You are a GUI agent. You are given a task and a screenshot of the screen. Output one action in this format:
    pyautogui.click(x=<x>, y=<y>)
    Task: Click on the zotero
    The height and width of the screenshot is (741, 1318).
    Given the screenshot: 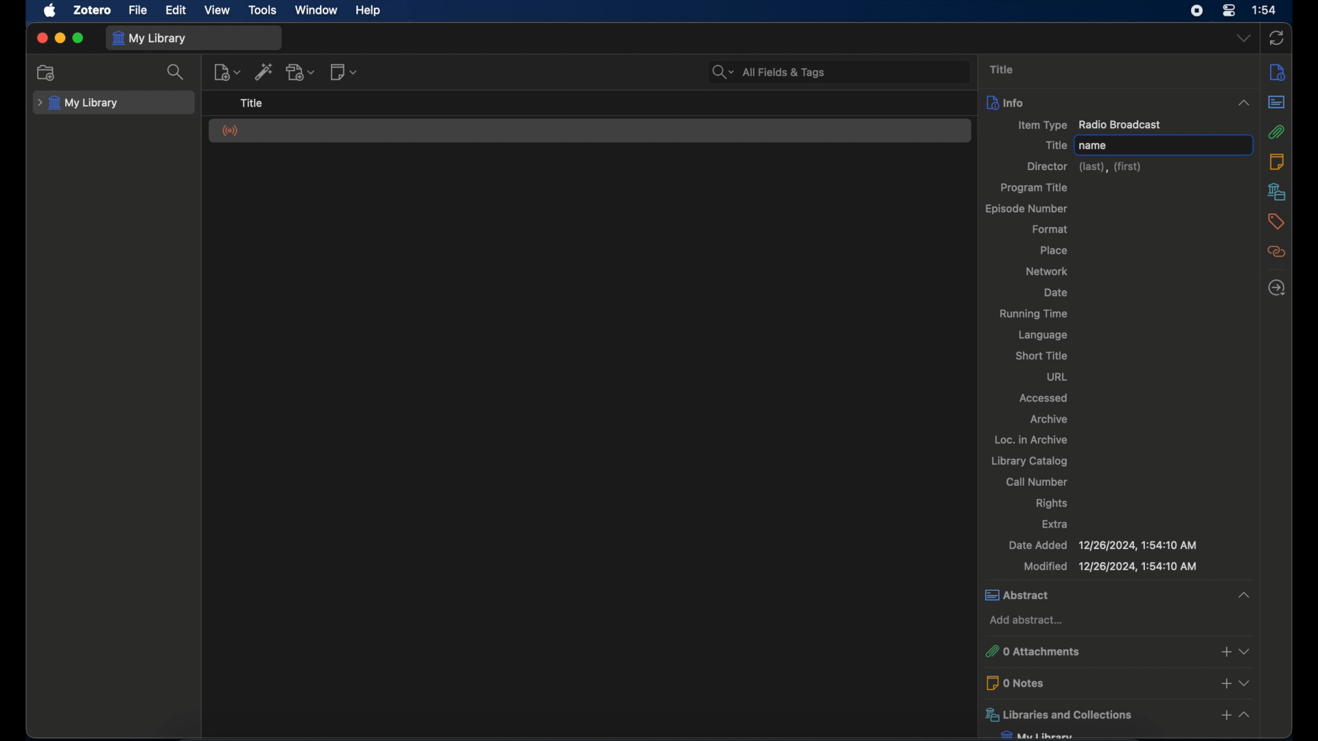 What is the action you would take?
    pyautogui.click(x=92, y=10)
    